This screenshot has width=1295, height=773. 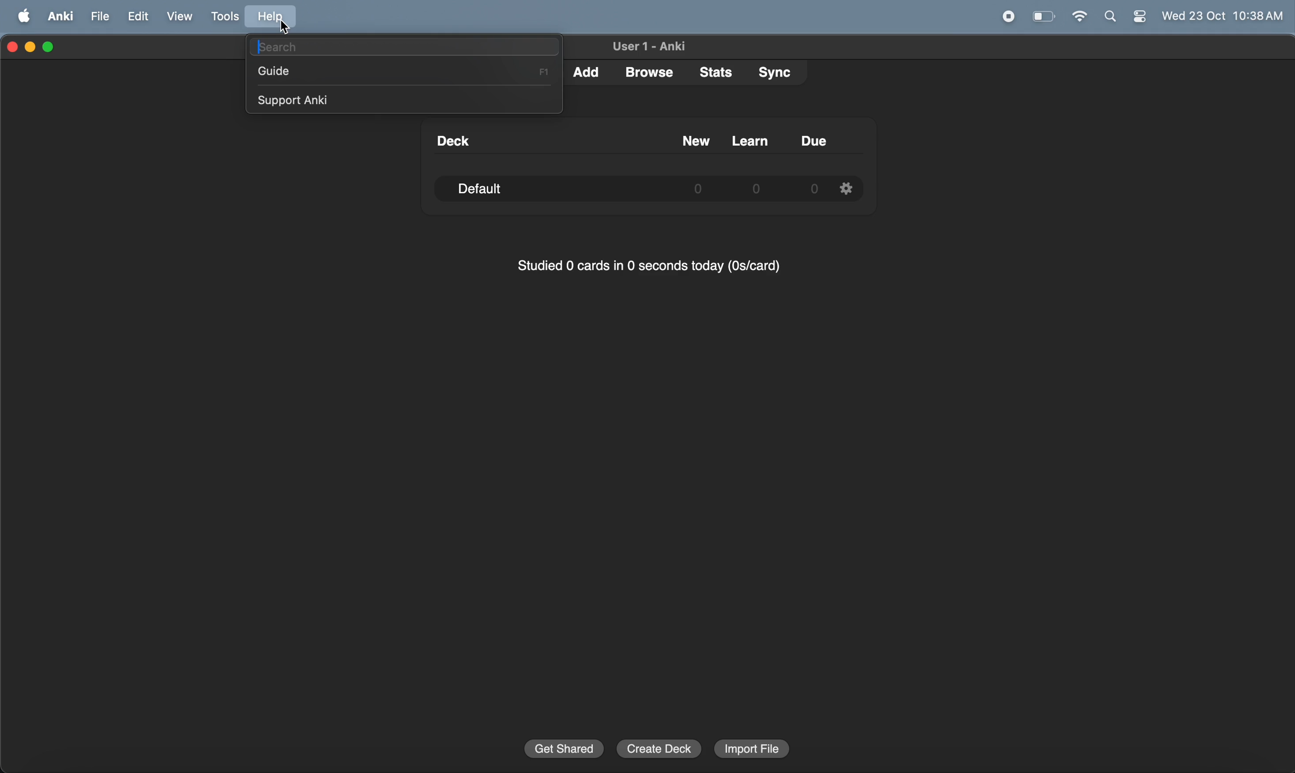 What do you see at coordinates (20, 16) in the screenshot?
I see `apple menu` at bounding box center [20, 16].